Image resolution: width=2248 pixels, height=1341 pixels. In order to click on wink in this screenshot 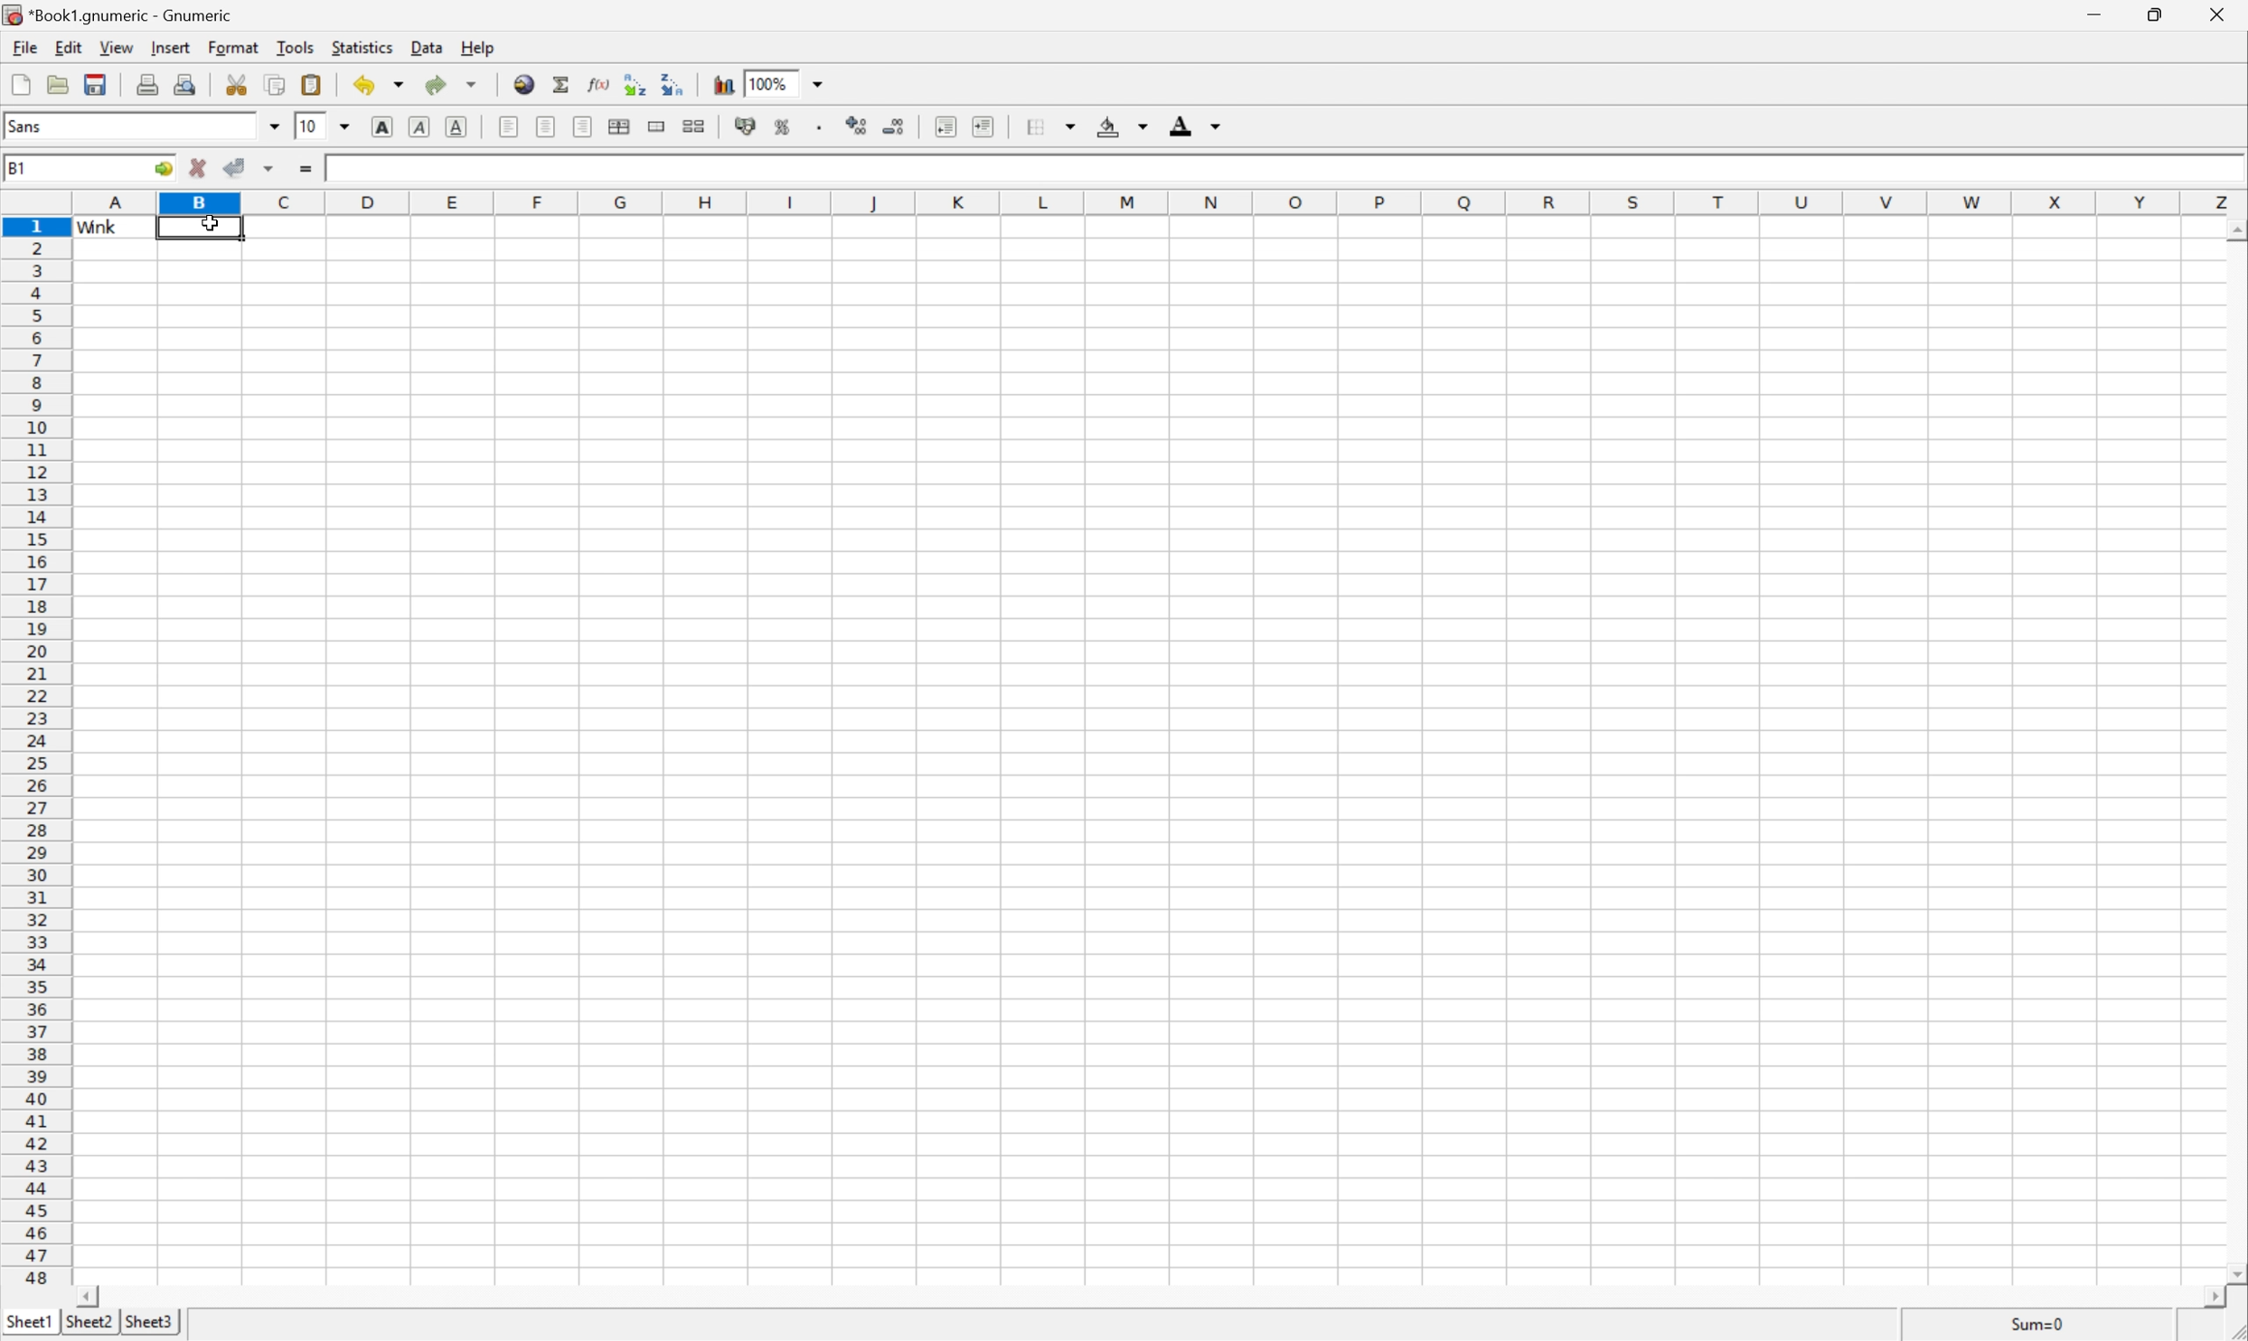, I will do `click(347, 167)`.